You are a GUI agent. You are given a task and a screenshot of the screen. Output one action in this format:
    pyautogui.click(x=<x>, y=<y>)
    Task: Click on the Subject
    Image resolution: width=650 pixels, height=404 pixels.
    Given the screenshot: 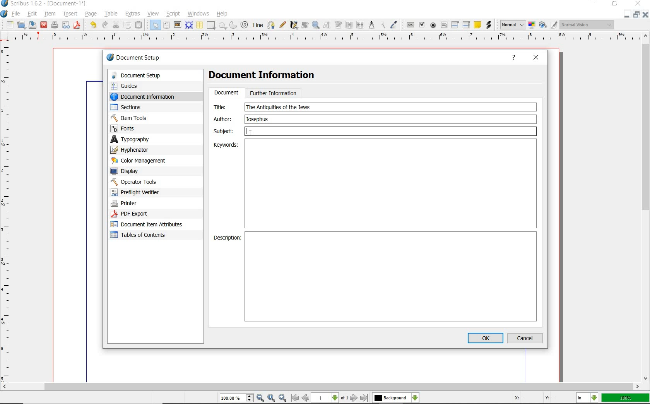 What is the action you would take?
    pyautogui.click(x=376, y=132)
    